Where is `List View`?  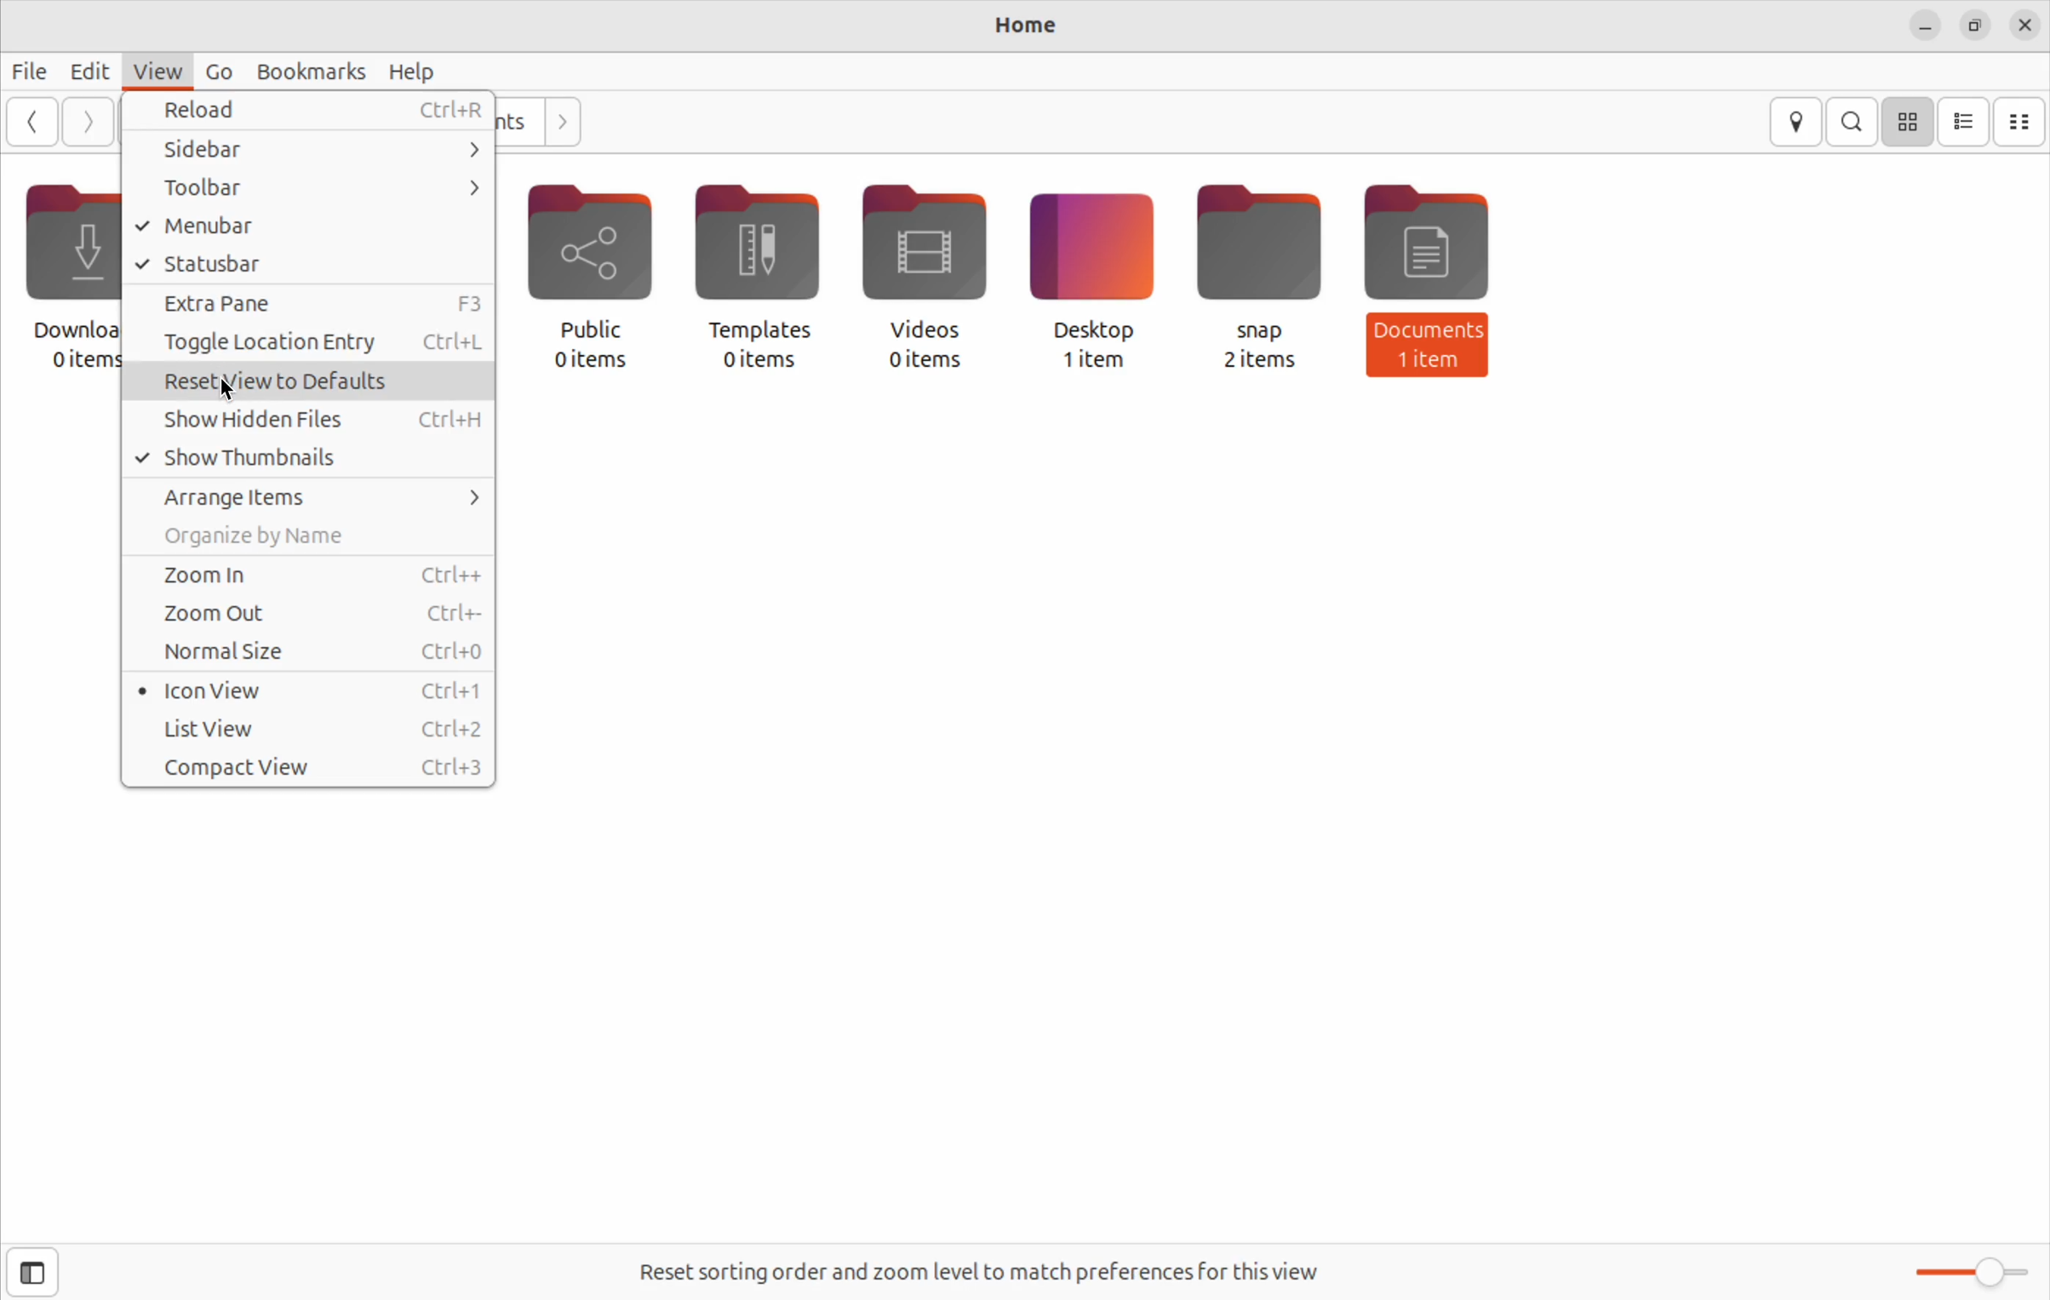 List View is located at coordinates (316, 730).